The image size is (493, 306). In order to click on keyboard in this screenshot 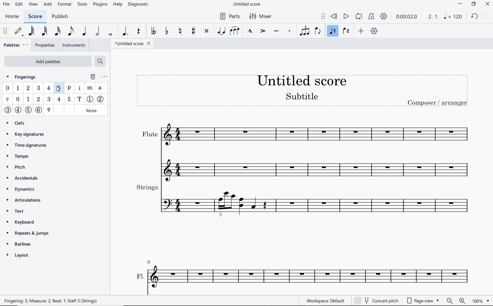, I will do `click(26, 222)`.